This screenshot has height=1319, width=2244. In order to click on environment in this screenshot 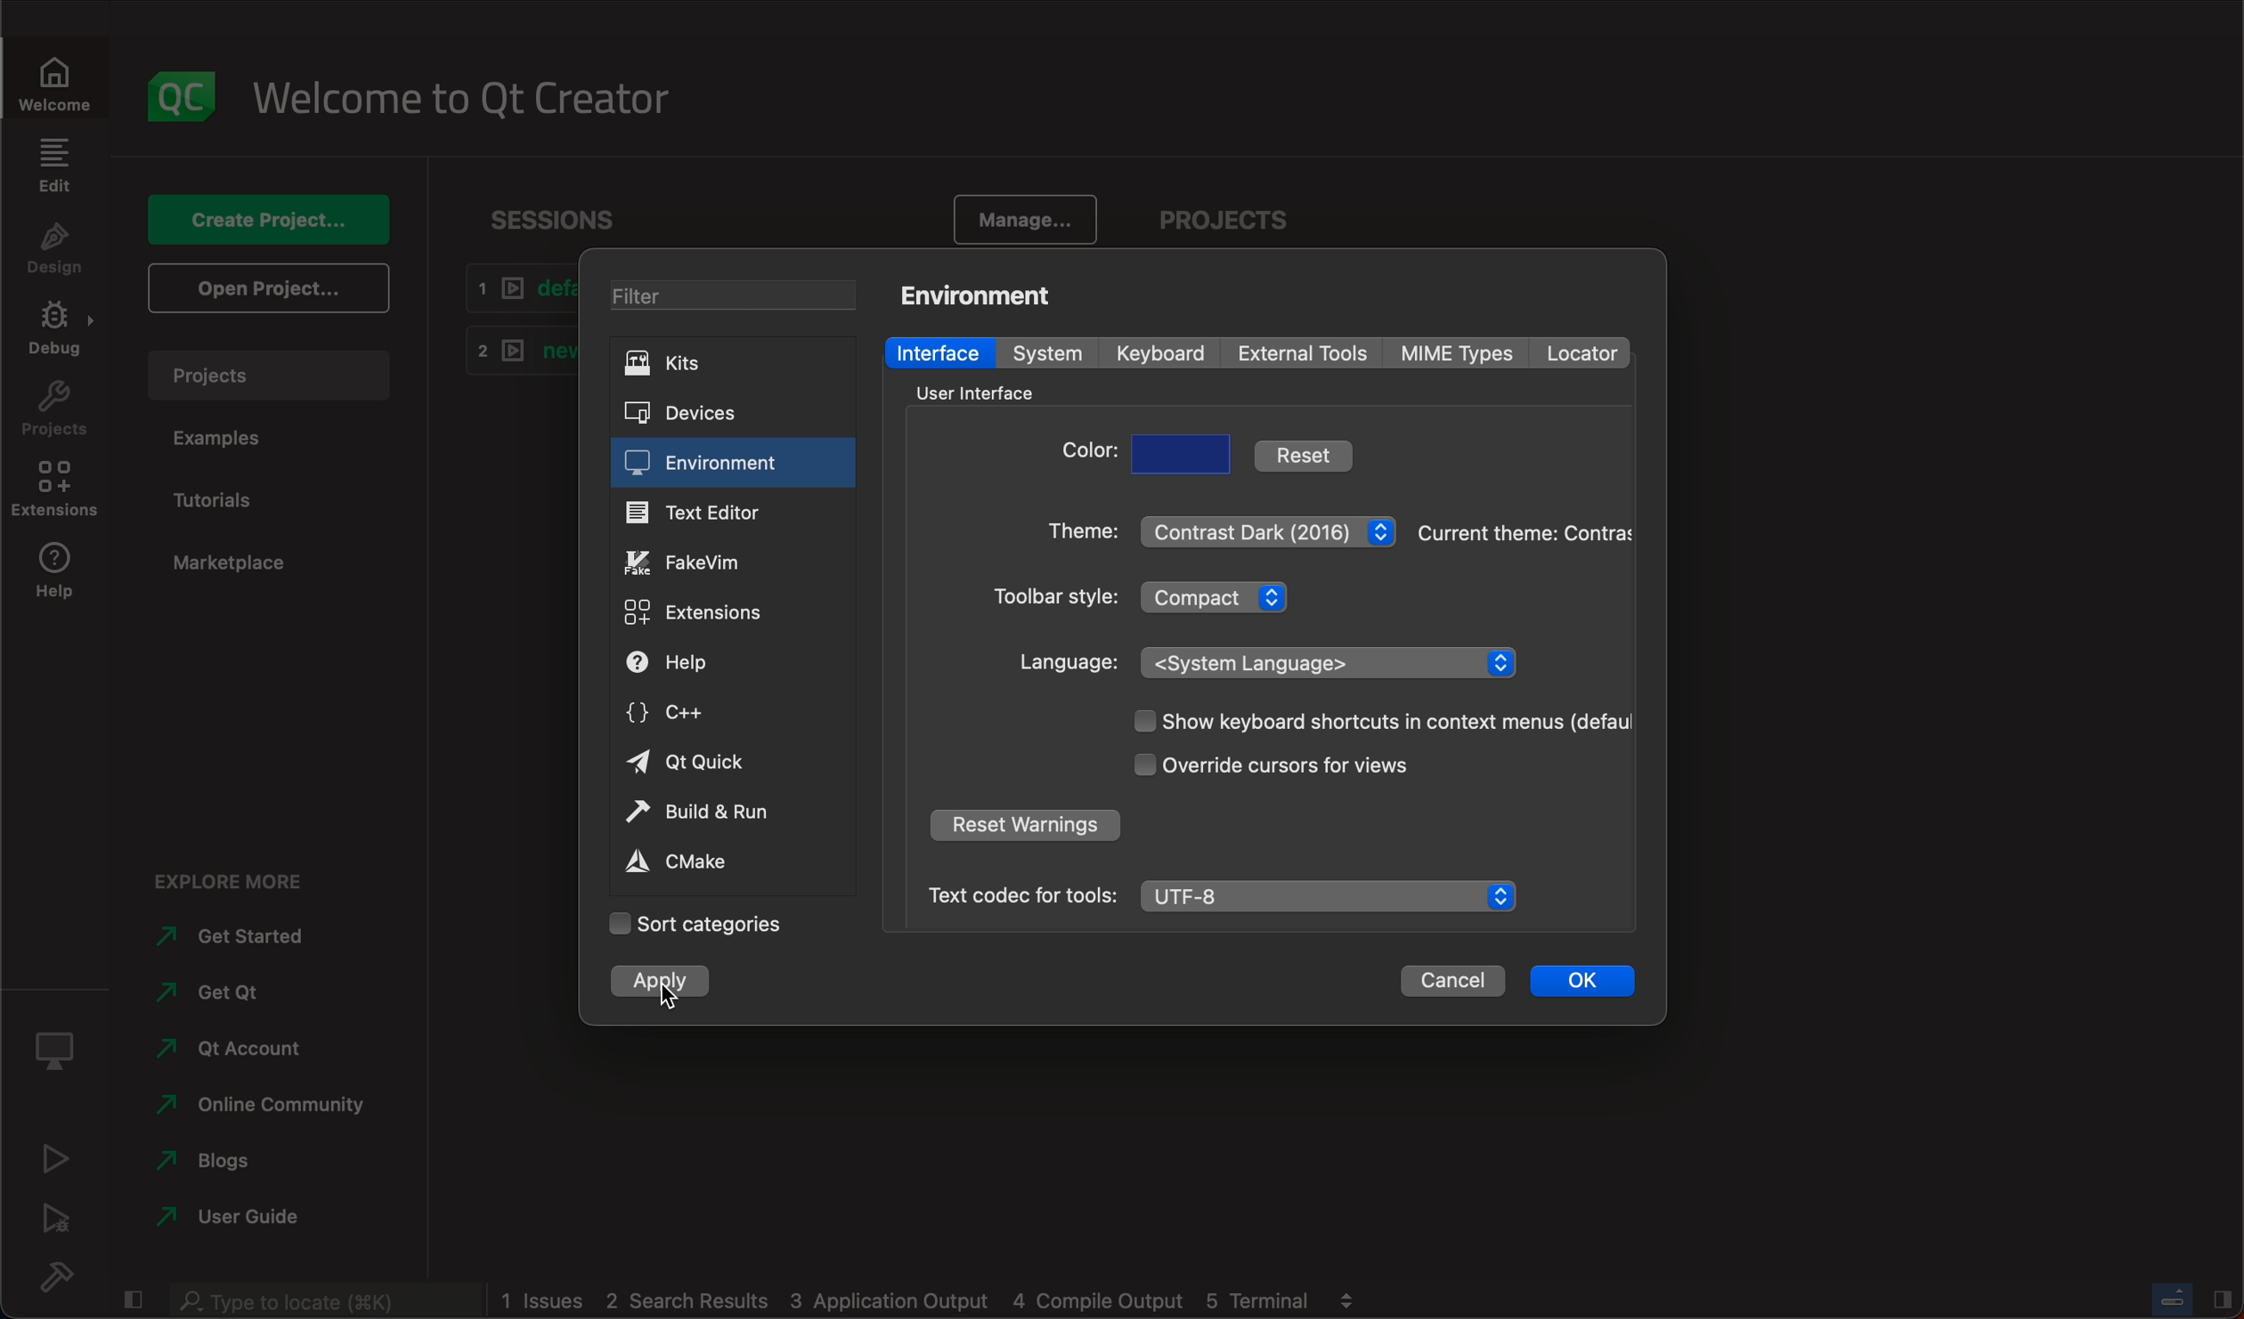, I will do `click(986, 294)`.